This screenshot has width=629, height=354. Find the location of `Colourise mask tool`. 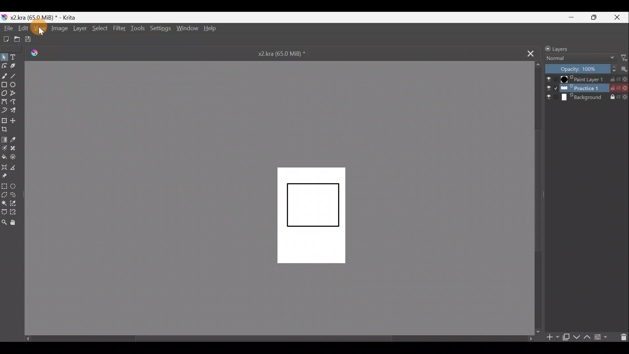

Colourise mask tool is located at coordinates (4, 149).